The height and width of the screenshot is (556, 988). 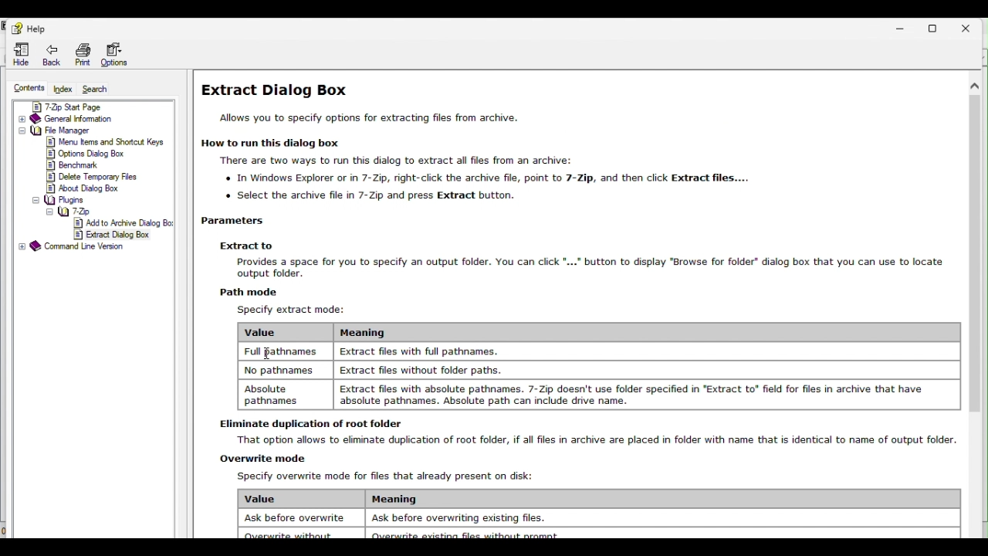 I want to click on Options, so click(x=118, y=53).